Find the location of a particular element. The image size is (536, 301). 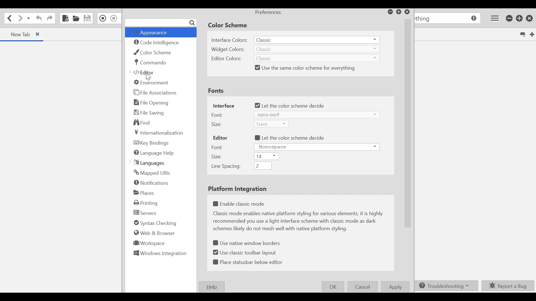

Font dropdown menu is located at coordinates (317, 115).